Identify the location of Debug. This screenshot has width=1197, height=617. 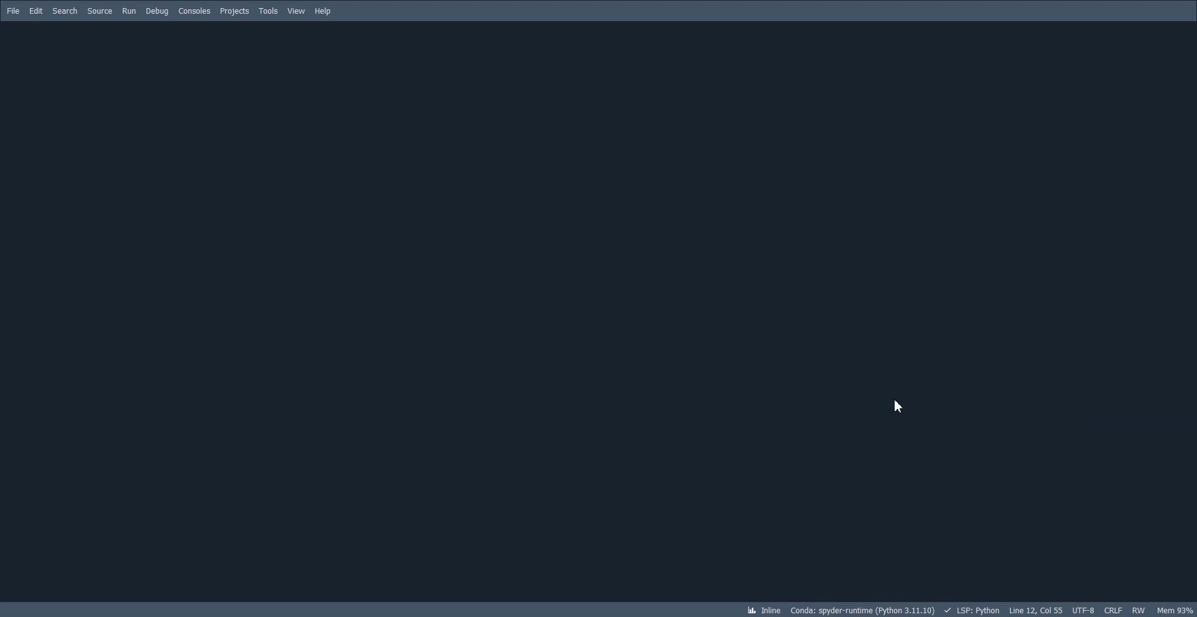
(158, 11).